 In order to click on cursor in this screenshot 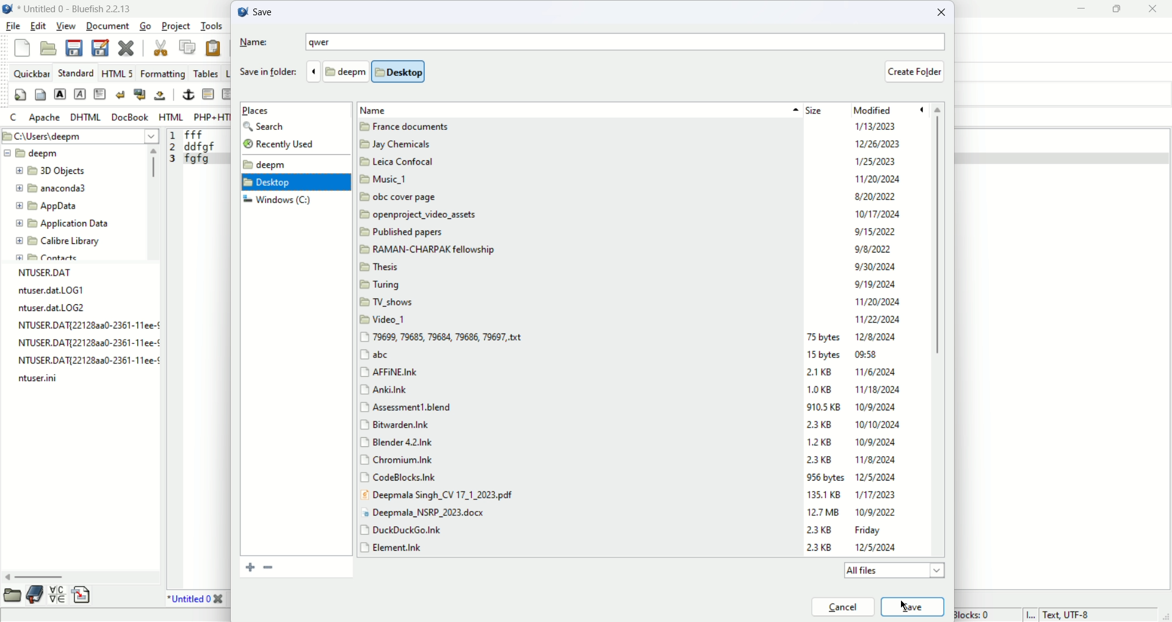, I will do `click(903, 606)`.